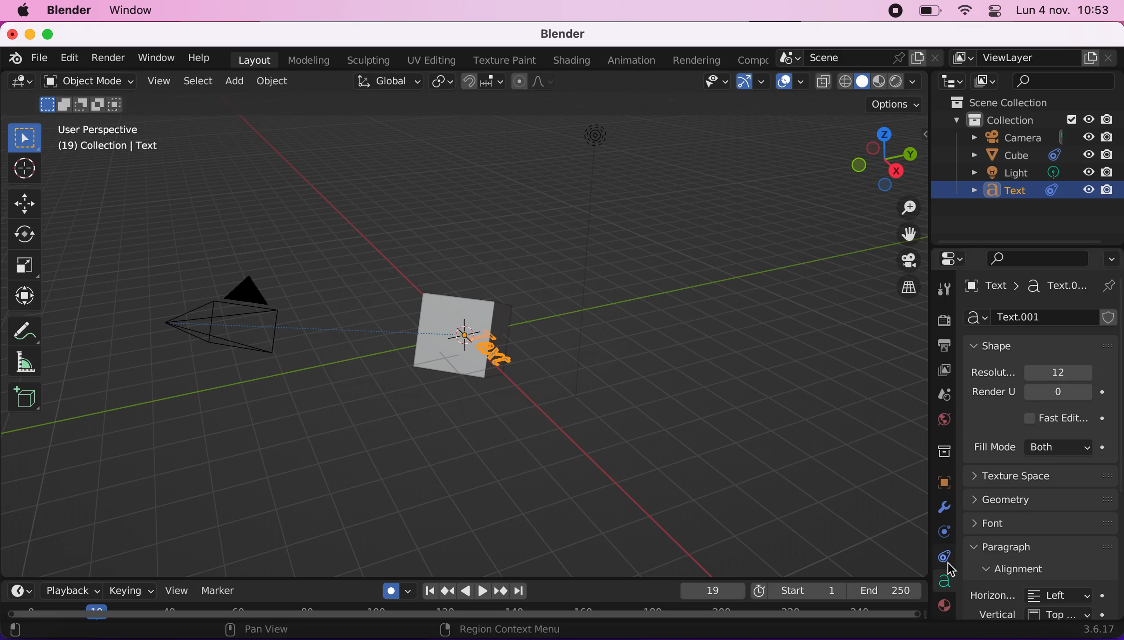  What do you see at coordinates (863, 58) in the screenshot?
I see `scene` at bounding box center [863, 58].